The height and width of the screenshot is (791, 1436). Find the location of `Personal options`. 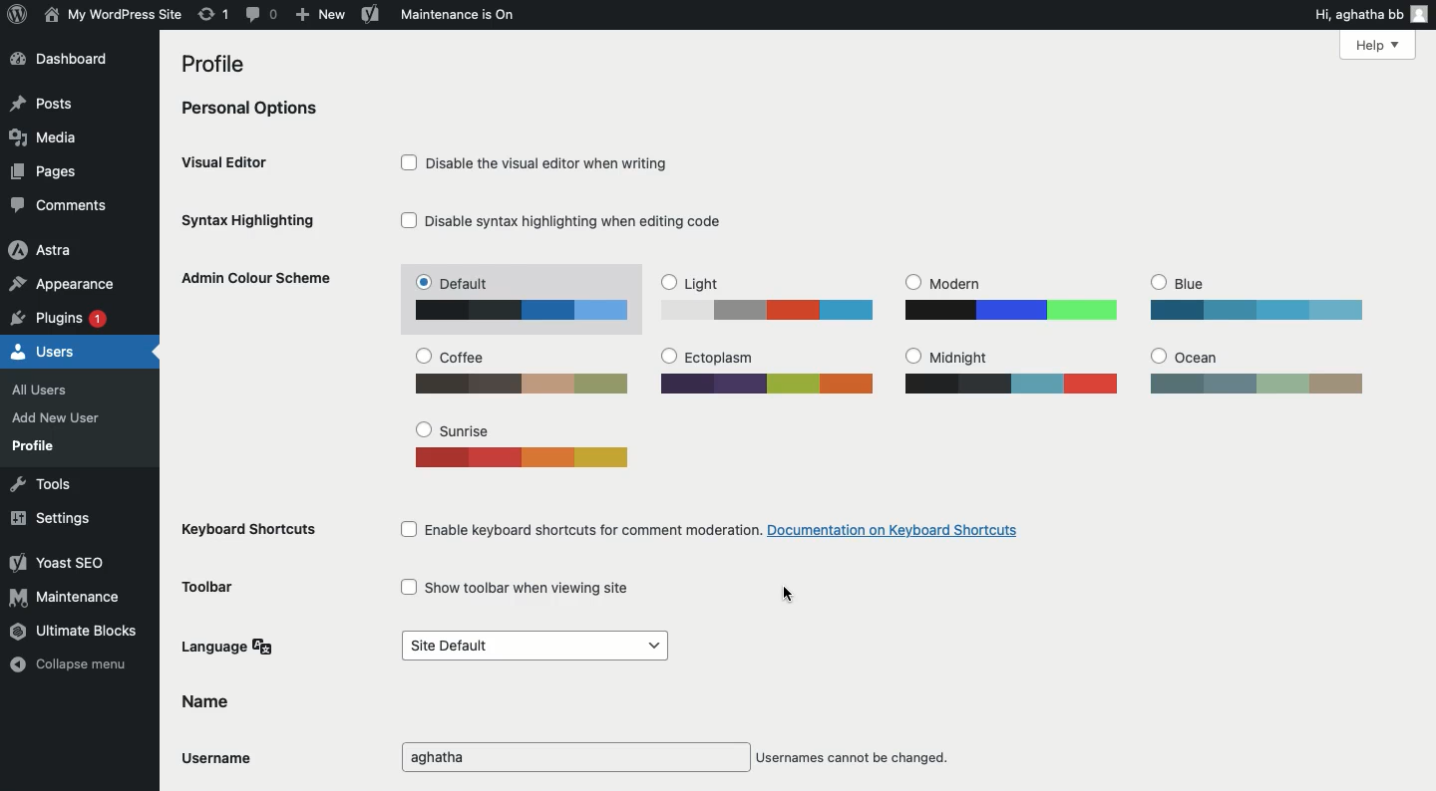

Personal options is located at coordinates (252, 111).